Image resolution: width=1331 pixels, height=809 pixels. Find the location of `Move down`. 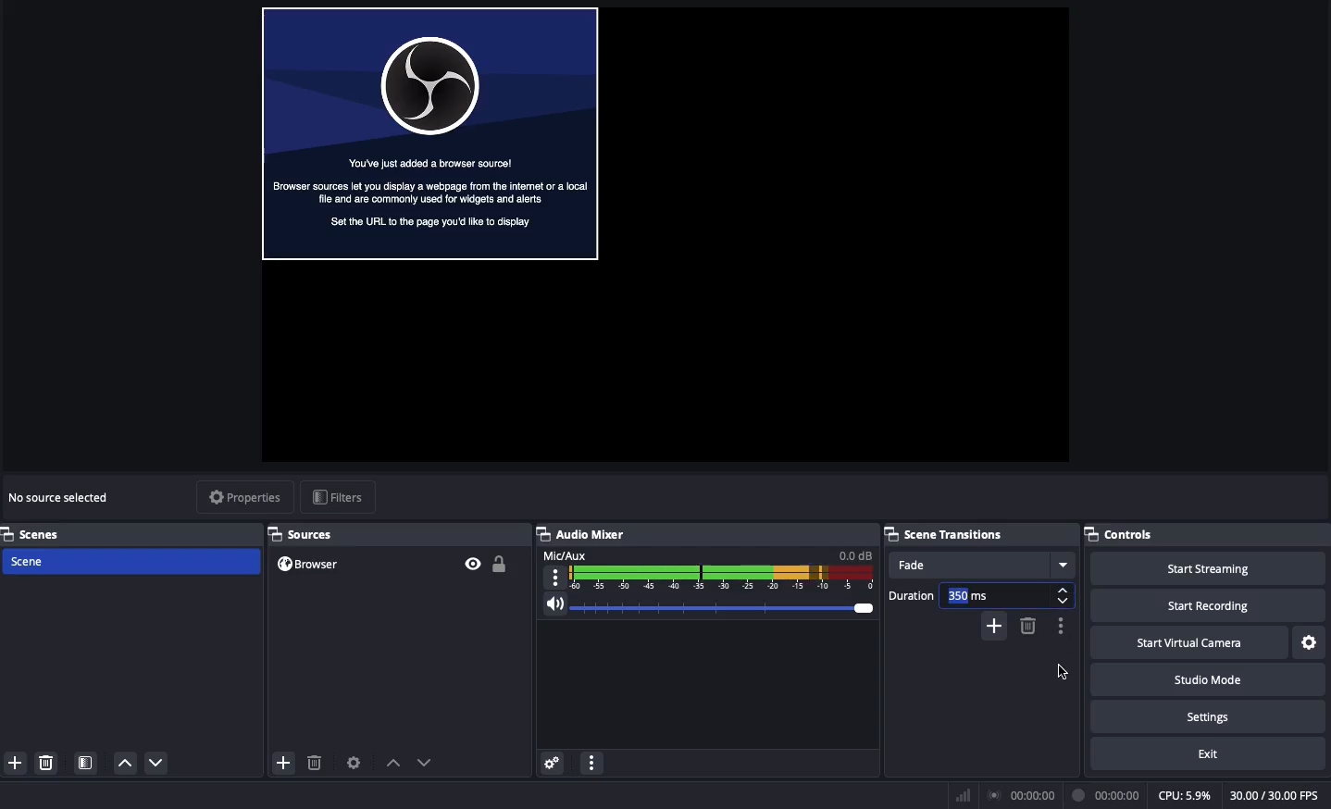

Move down is located at coordinates (158, 762).